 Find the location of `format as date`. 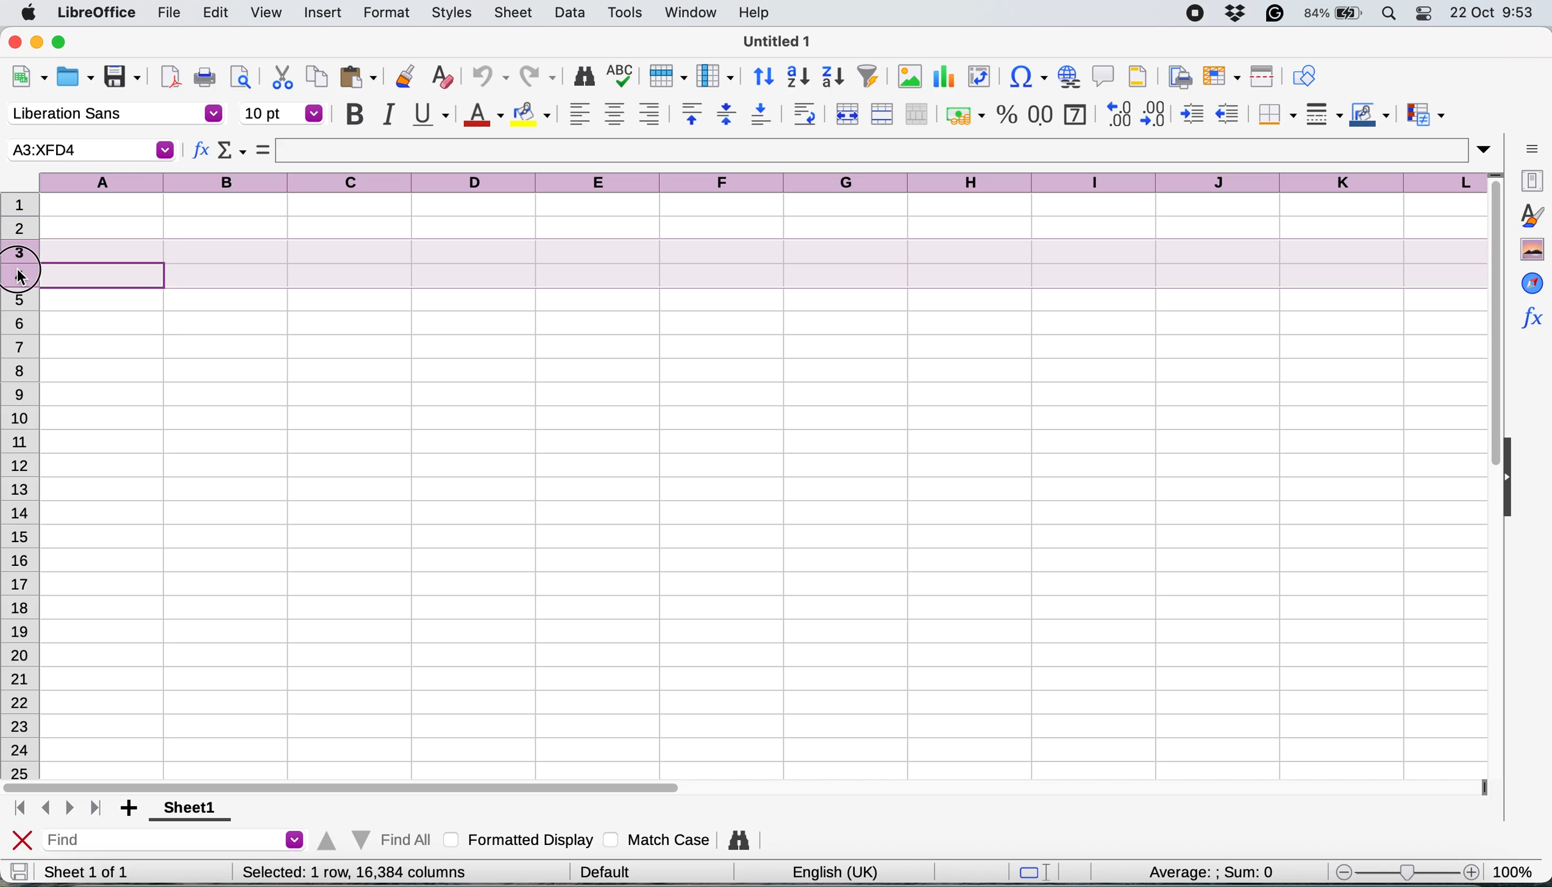

format as date is located at coordinates (1074, 113).